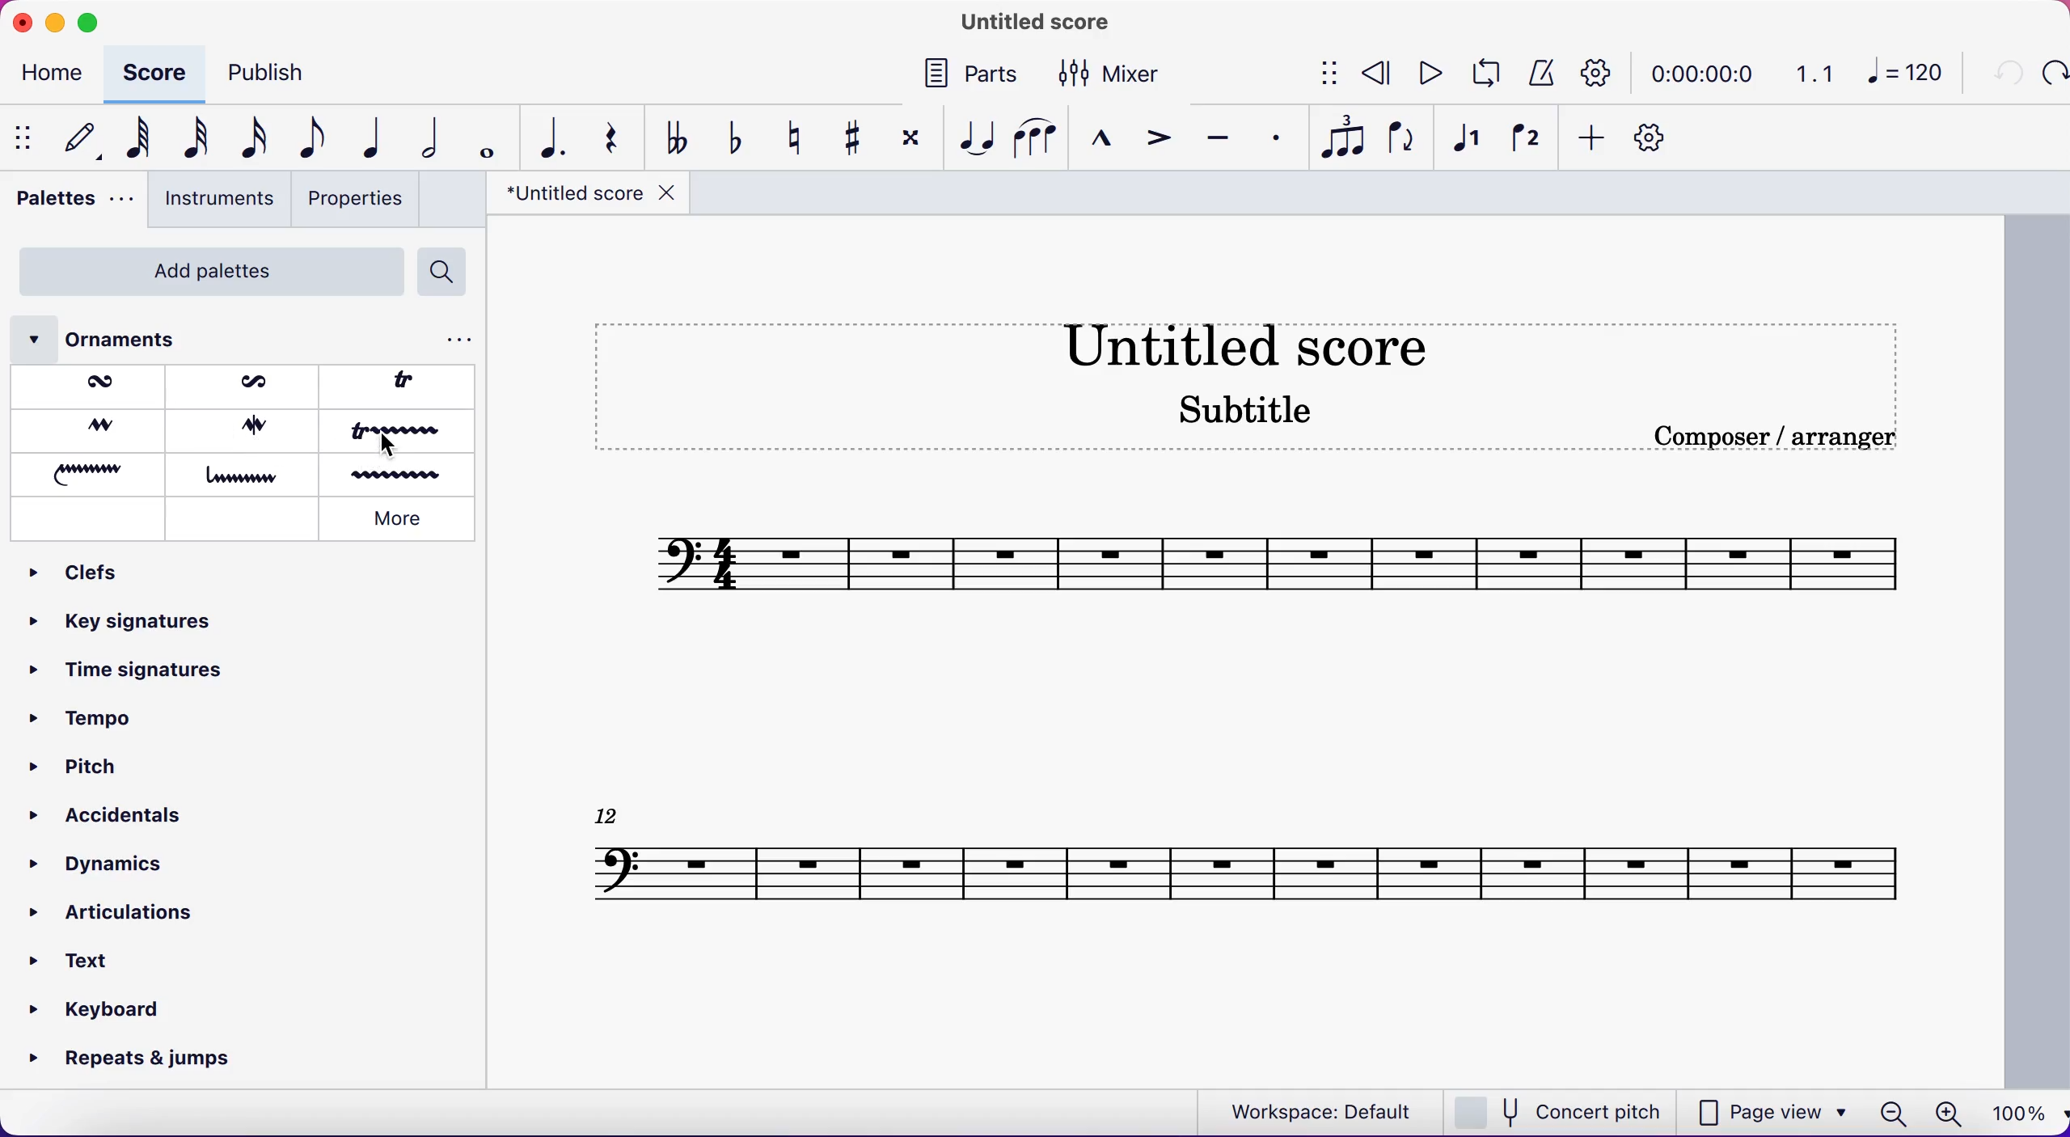 This screenshot has width=2070, height=1137. What do you see at coordinates (1793, 437) in the screenshot?
I see `Composer / arranger` at bounding box center [1793, 437].